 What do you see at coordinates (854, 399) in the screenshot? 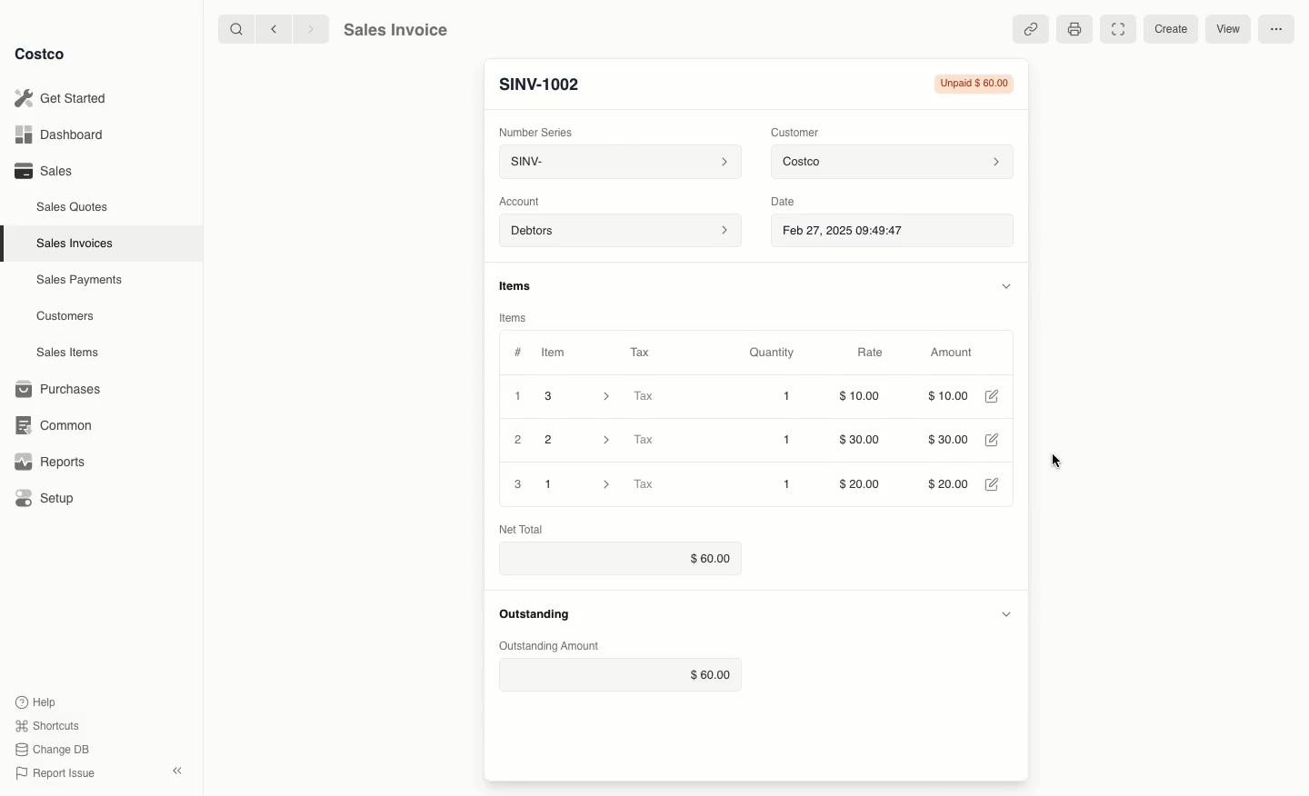
I see `$10.00` at bounding box center [854, 399].